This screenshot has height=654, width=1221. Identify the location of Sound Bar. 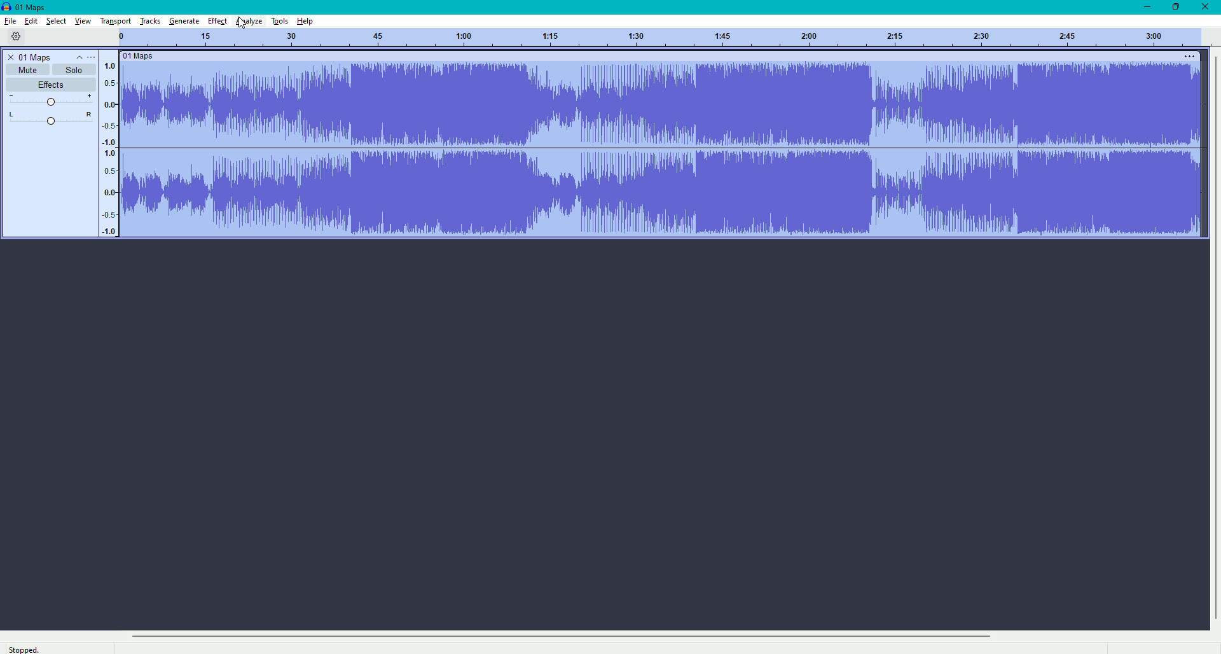
(665, 150).